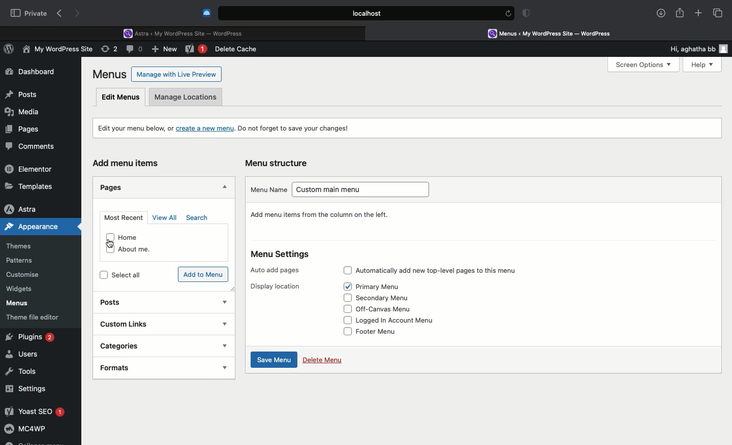 Image resolution: width=732 pixels, height=445 pixels. What do you see at coordinates (62, 14) in the screenshot?
I see `Back` at bounding box center [62, 14].